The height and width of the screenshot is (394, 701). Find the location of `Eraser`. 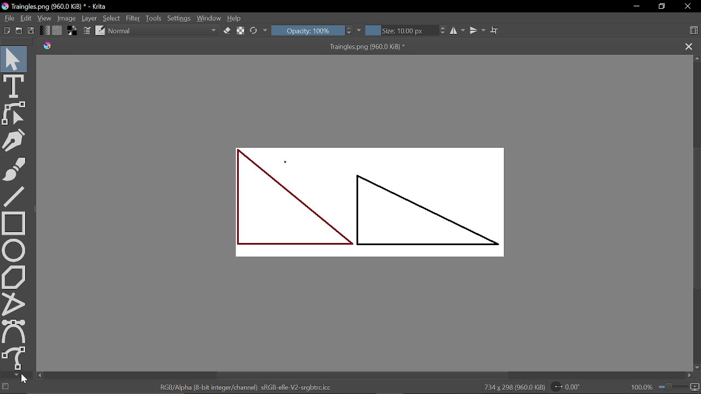

Eraser is located at coordinates (227, 31).